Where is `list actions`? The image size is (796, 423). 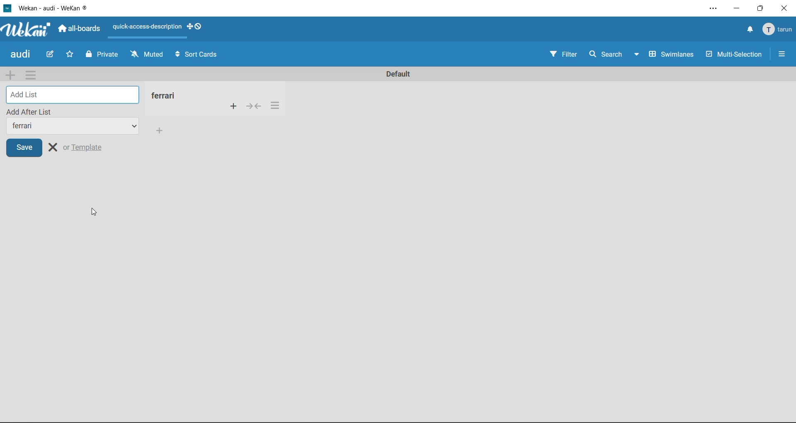
list actions is located at coordinates (276, 105).